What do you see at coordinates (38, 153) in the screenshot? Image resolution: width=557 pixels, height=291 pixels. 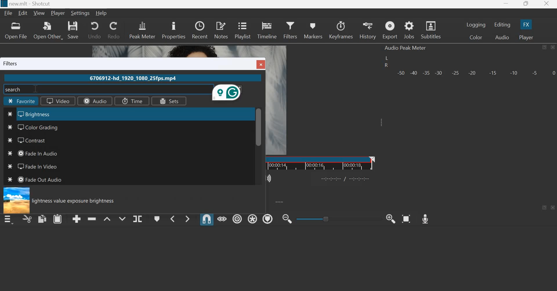 I see `fade in audio` at bounding box center [38, 153].